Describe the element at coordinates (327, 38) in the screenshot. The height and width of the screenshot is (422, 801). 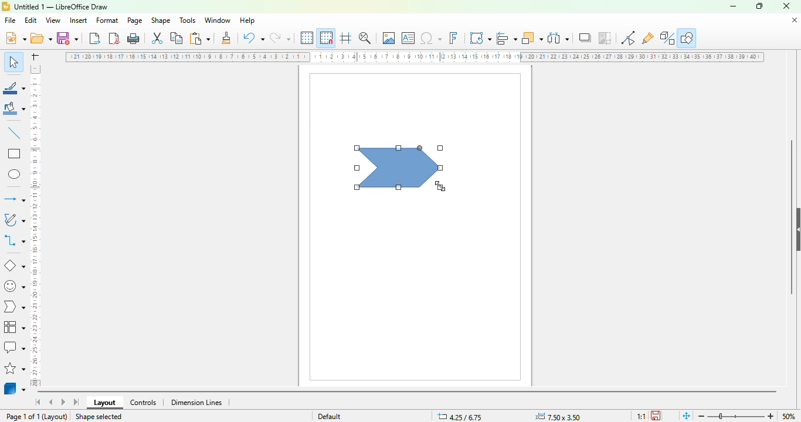
I see `snap to grid` at that location.